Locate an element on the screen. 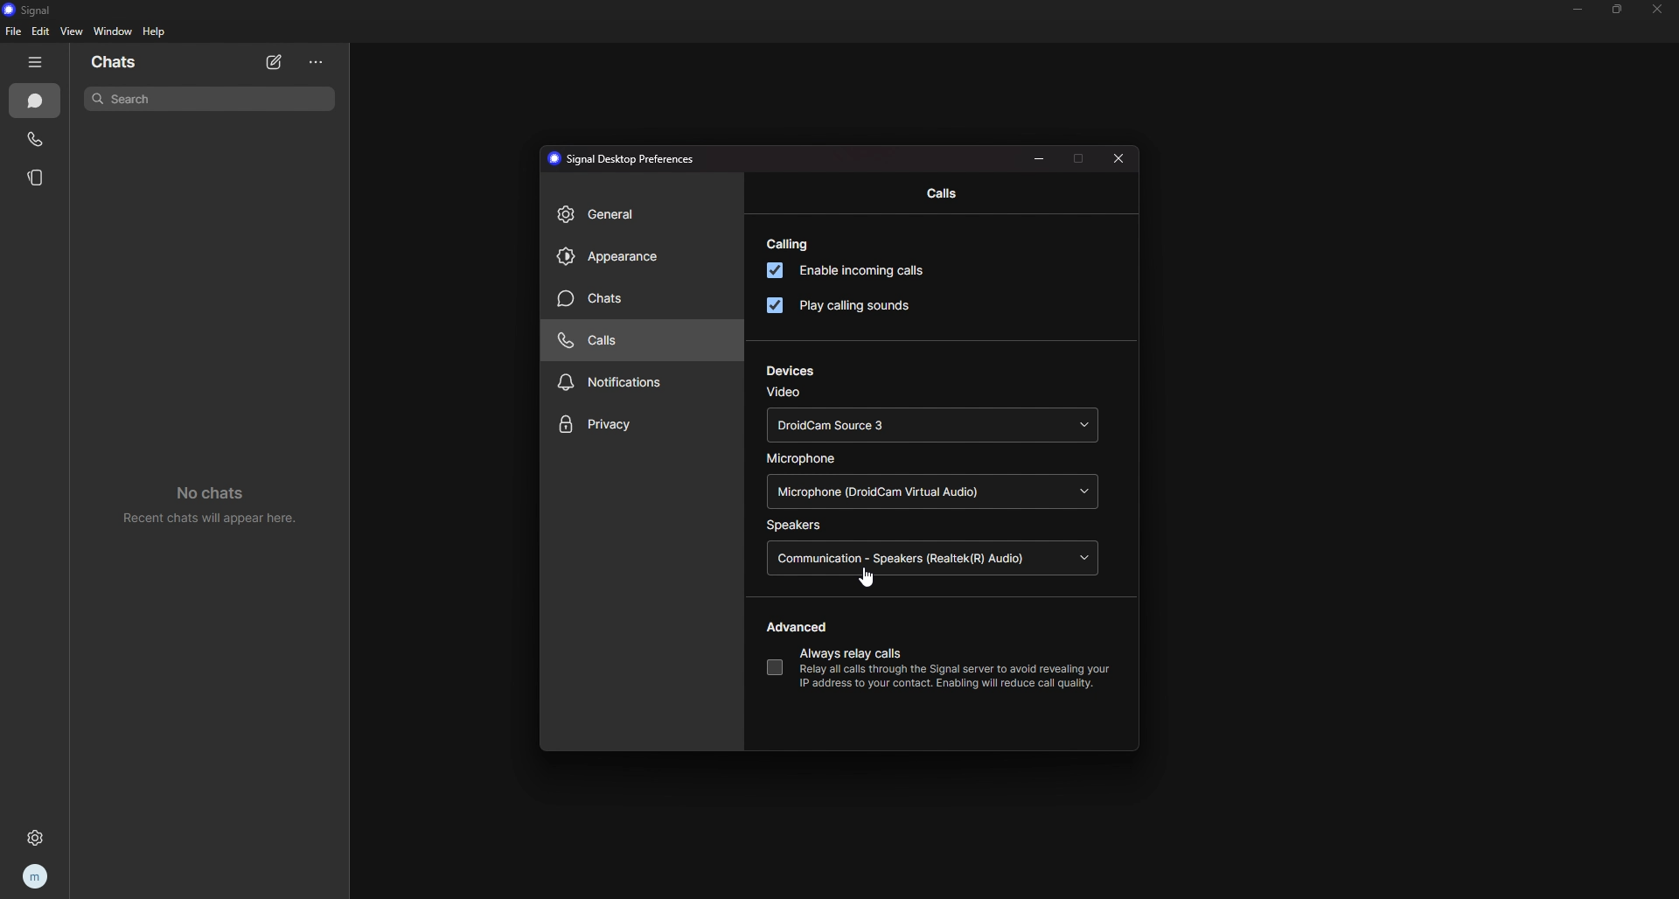 This screenshot has width=1679, height=899. options is located at coordinates (316, 63).